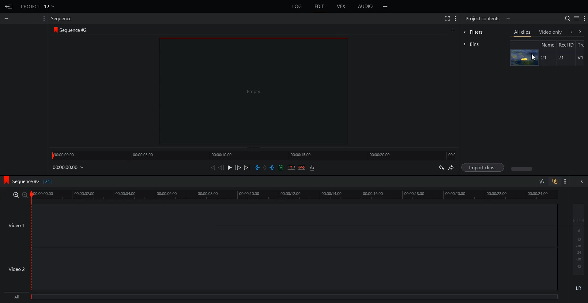 This screenshot has width=588, height=303. What do you see at coordinates (441, 167) in the screenshot?
I see `Undo` at bounding box center [441, 167].